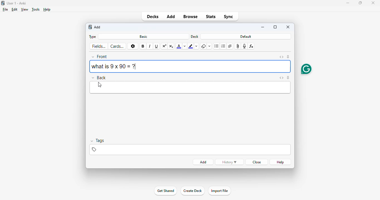 This screenshot has height=200, width=380. I want to click on equations, so click(252, 46).